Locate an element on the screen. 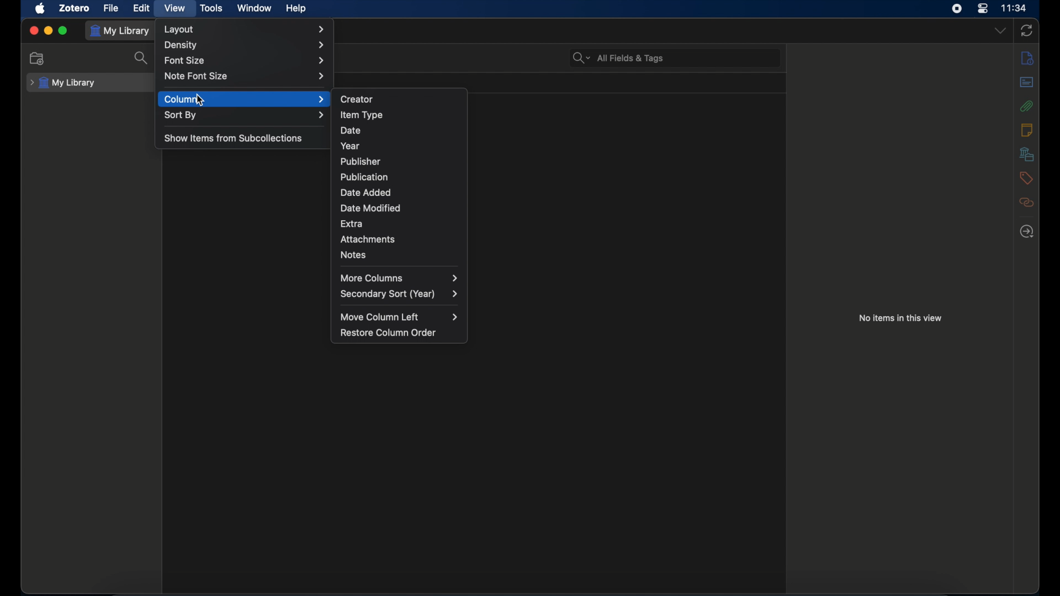 This screenshot has width=1060, height=596. font size is located at coordinates (247, 61).